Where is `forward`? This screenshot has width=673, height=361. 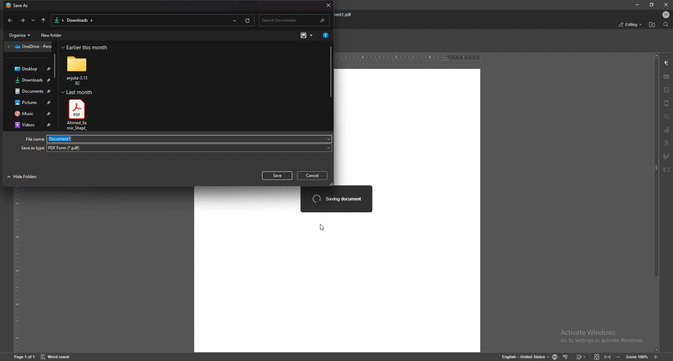
forward is located at coordinates (22, 21).